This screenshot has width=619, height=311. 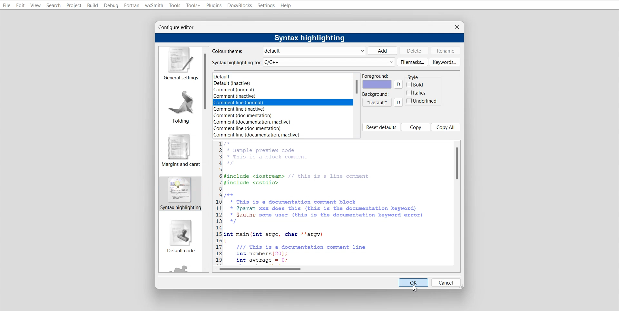 I want to click on Comment (inactive), so click(x=254, y=96).